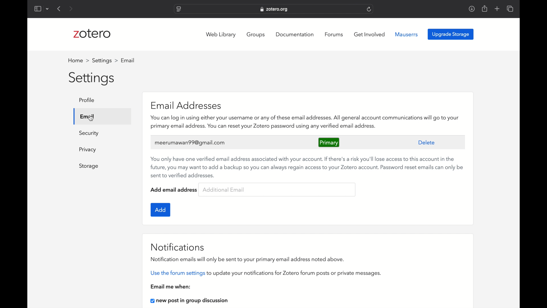 The image size is (547, 308). What do you see at coordinates (91, 79) in the screenshot?
I see `settings` at bounding box center [91, 79].